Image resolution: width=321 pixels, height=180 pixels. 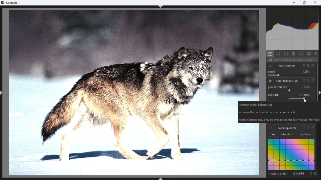 What do you see at coordinates (267, 112) in the screenshot?
I see `increase the contrast at constant chromaticity` at bounding box center [267, 112].